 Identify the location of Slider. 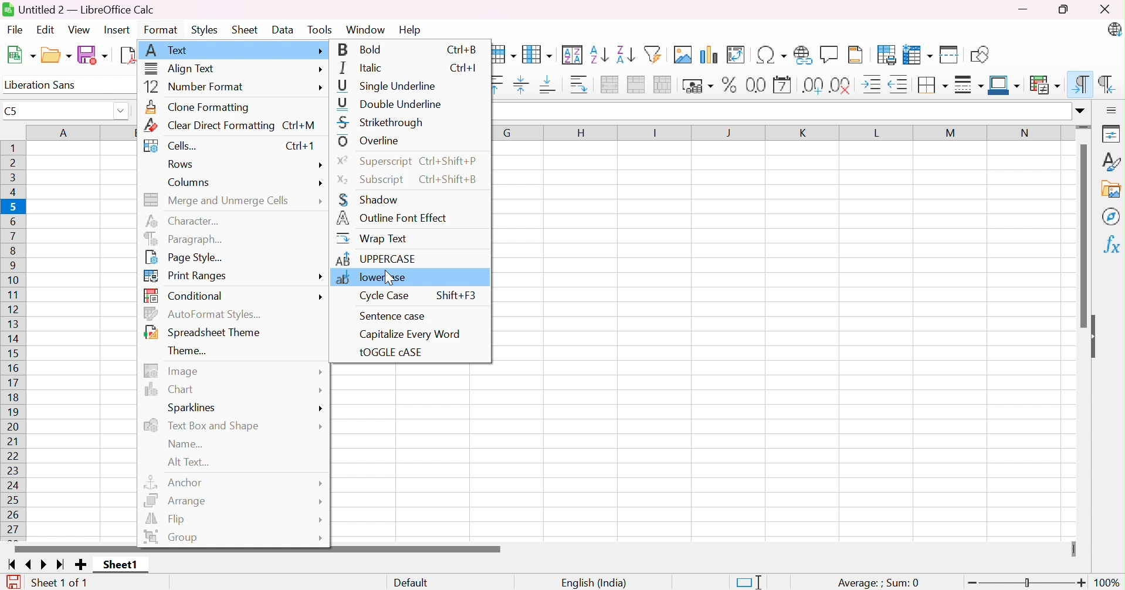
(1085, 127).